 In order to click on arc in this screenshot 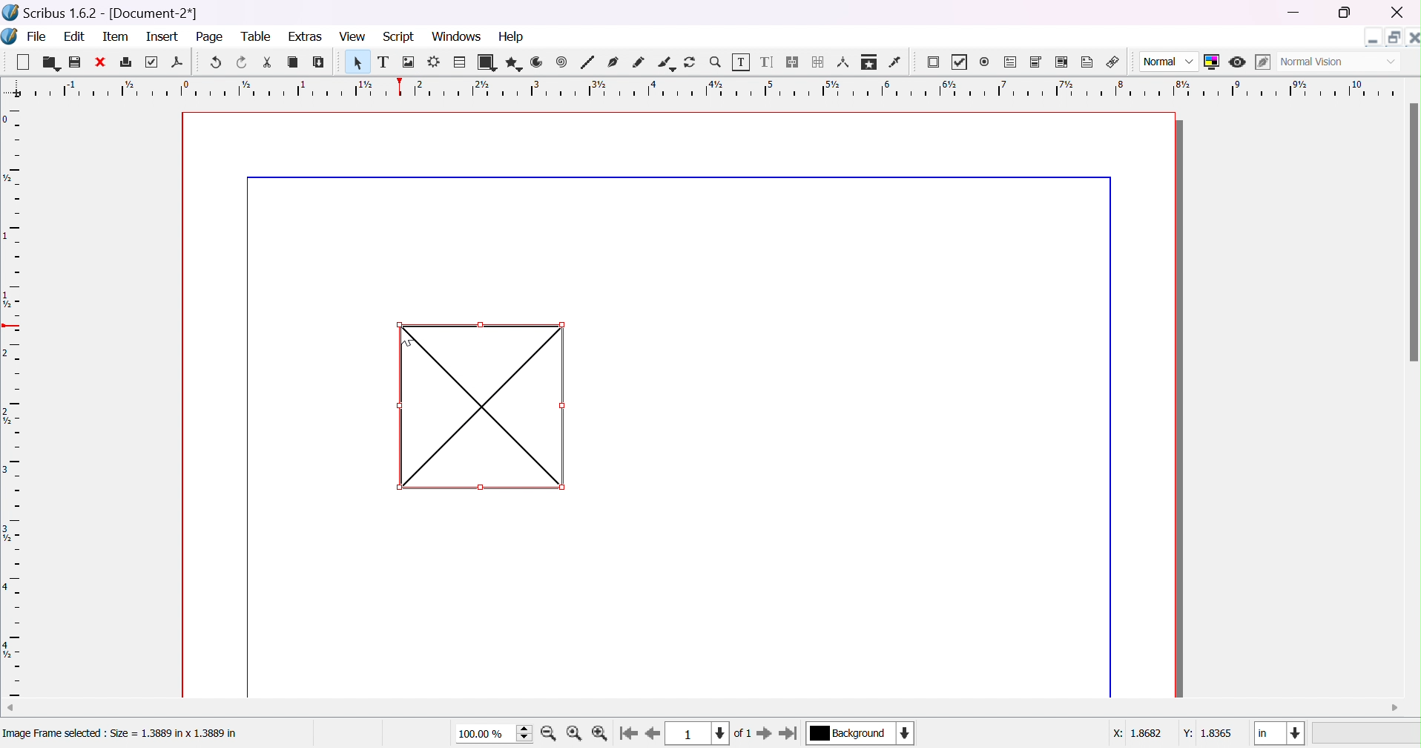, I will do `click(538, 62)`.